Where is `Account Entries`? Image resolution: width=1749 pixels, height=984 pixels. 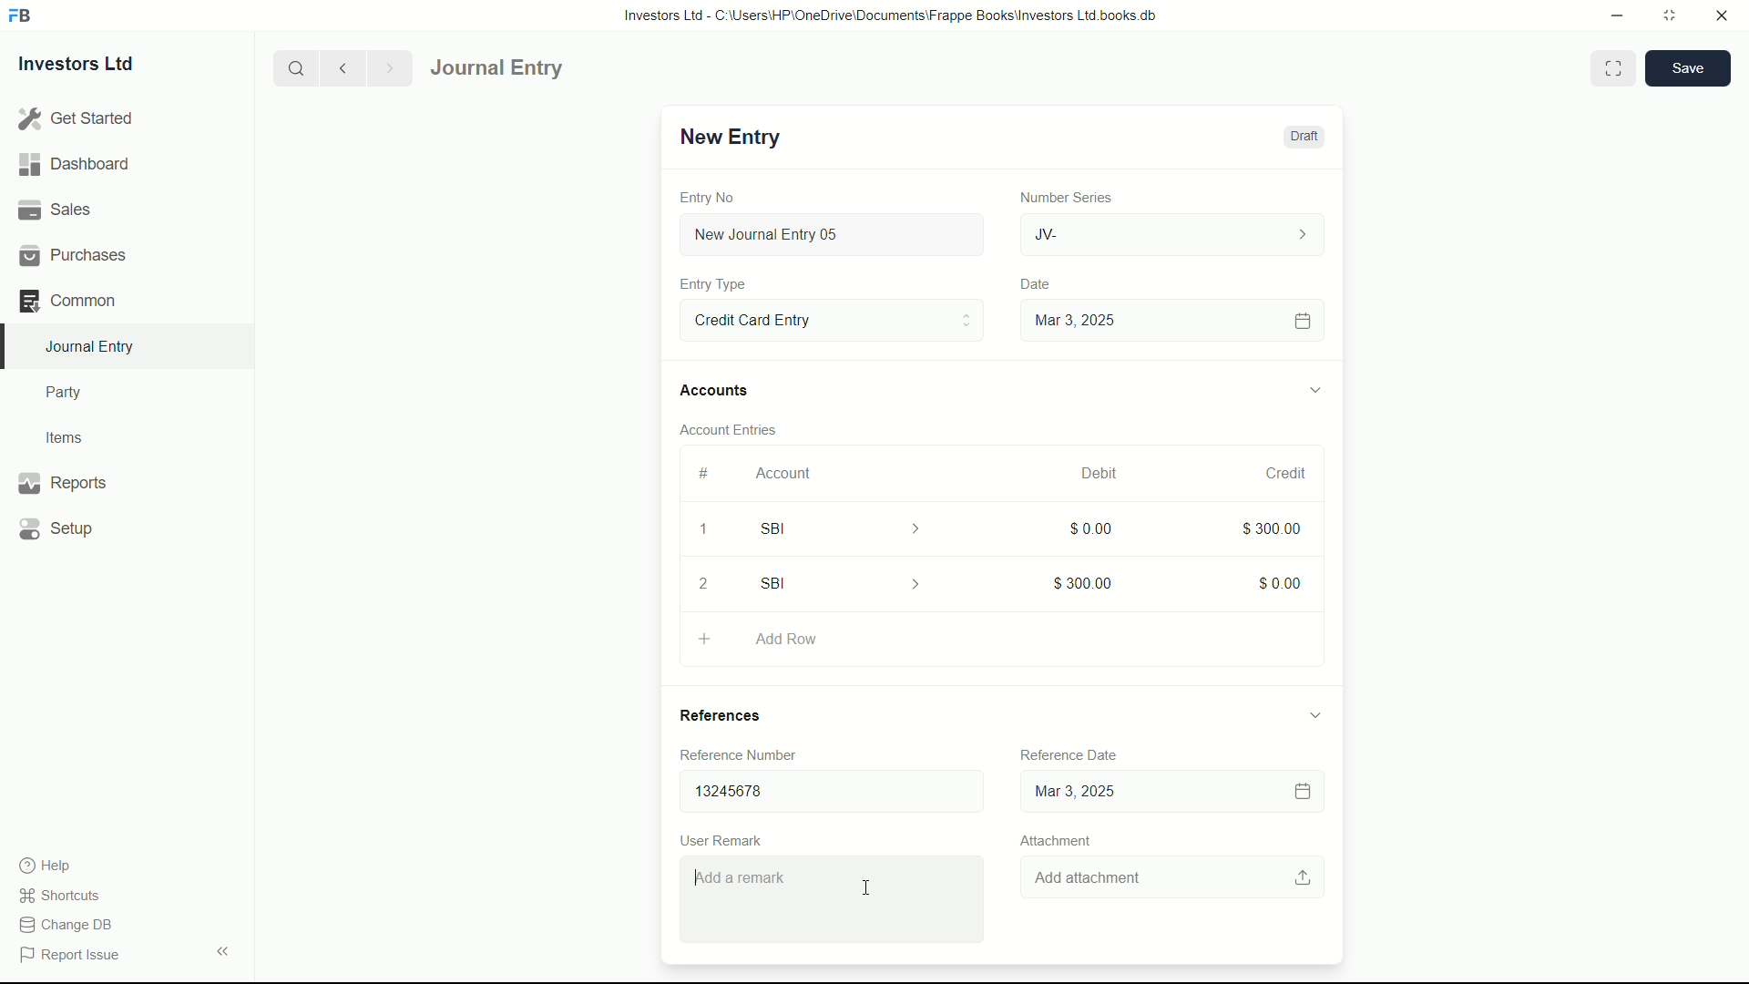
Account Entries is located at coordinates (736, 426).